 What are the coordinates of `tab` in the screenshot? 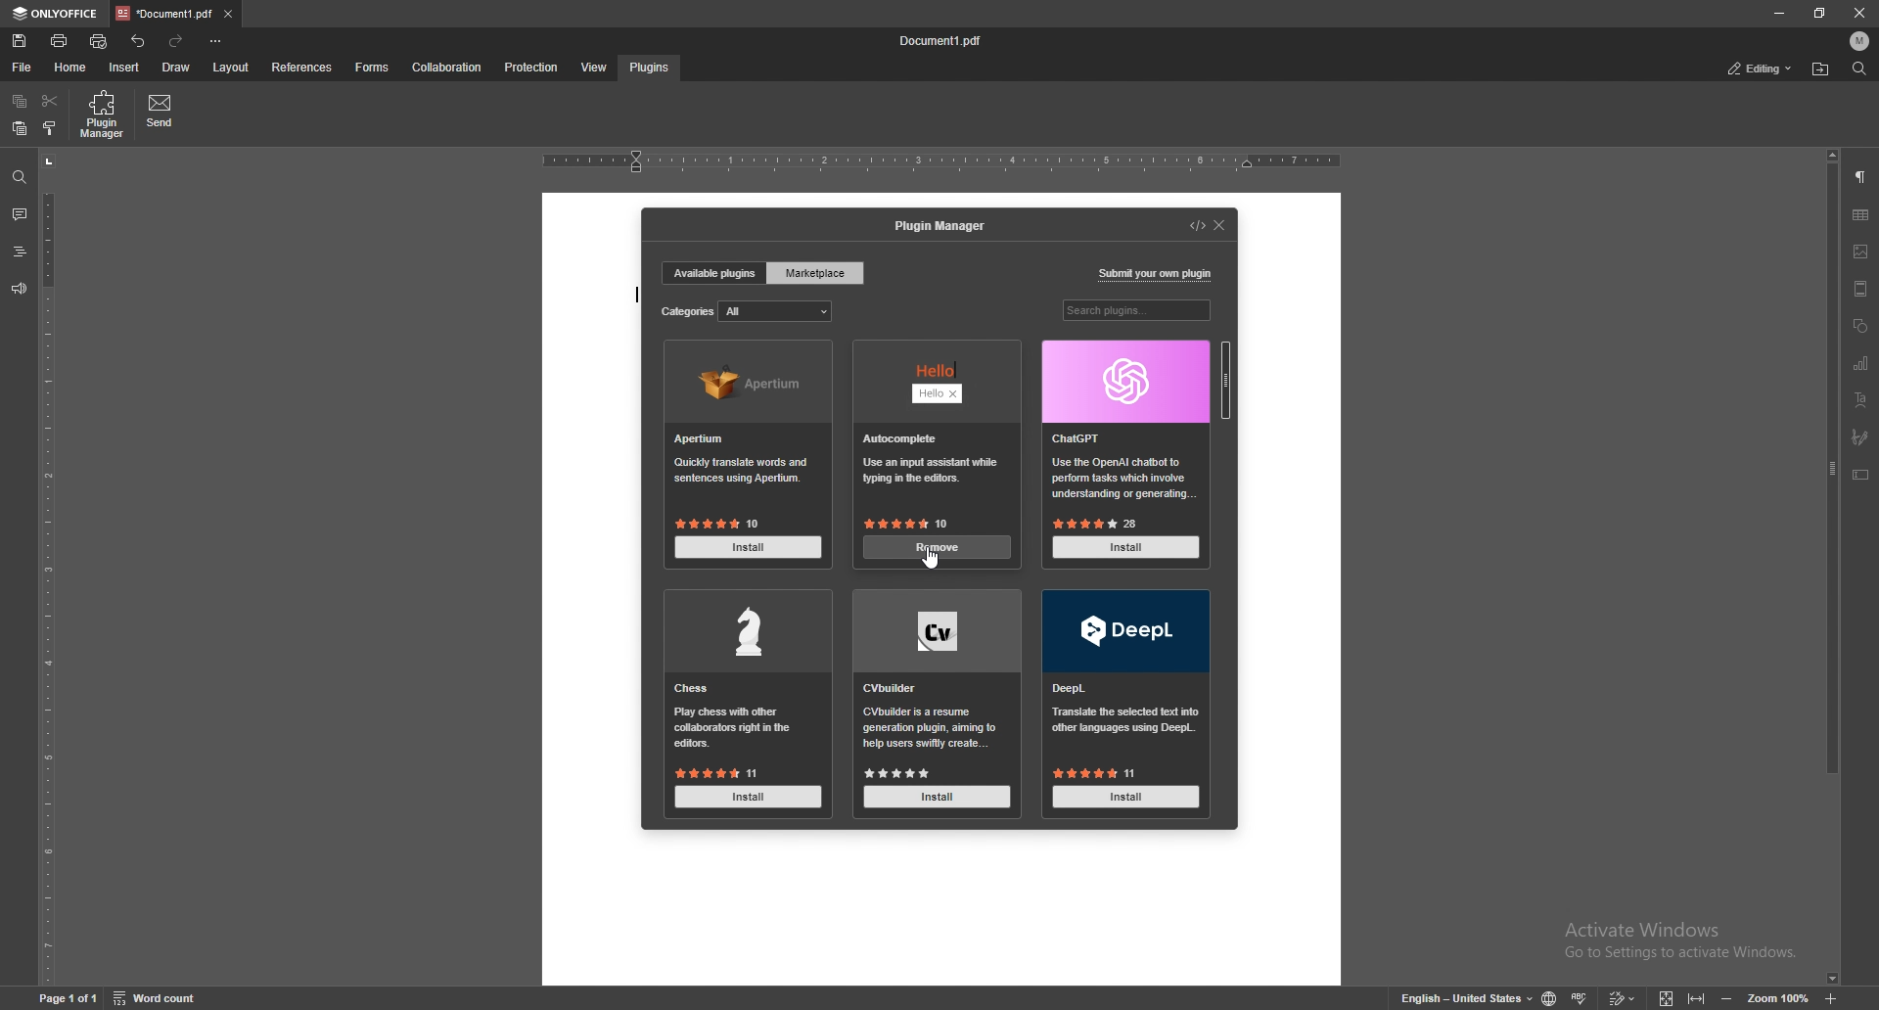 It's located at (163, 16).